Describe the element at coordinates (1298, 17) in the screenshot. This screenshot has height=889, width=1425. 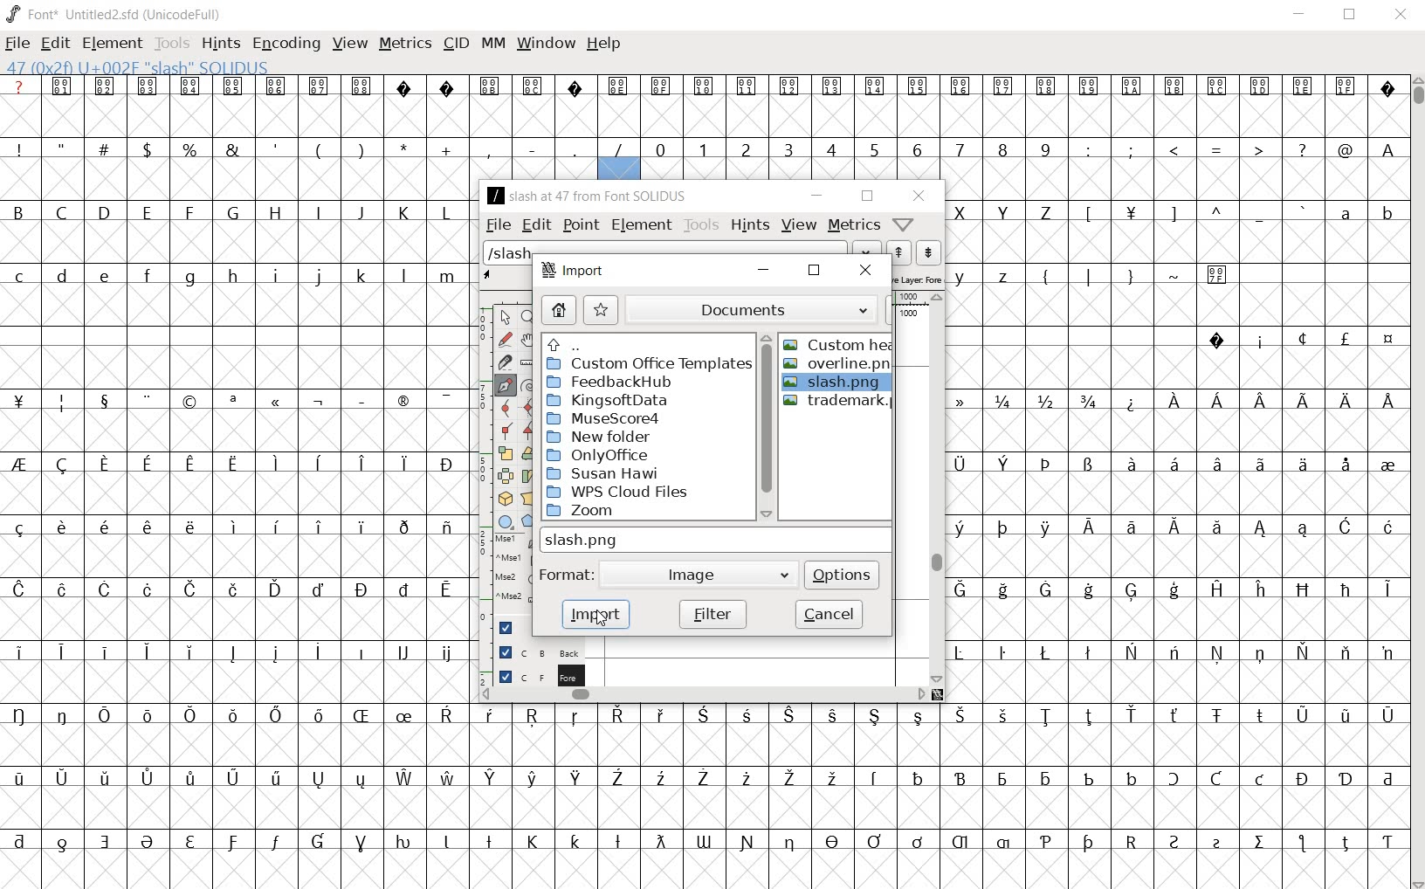
I see `MINIMIZE` at that location.